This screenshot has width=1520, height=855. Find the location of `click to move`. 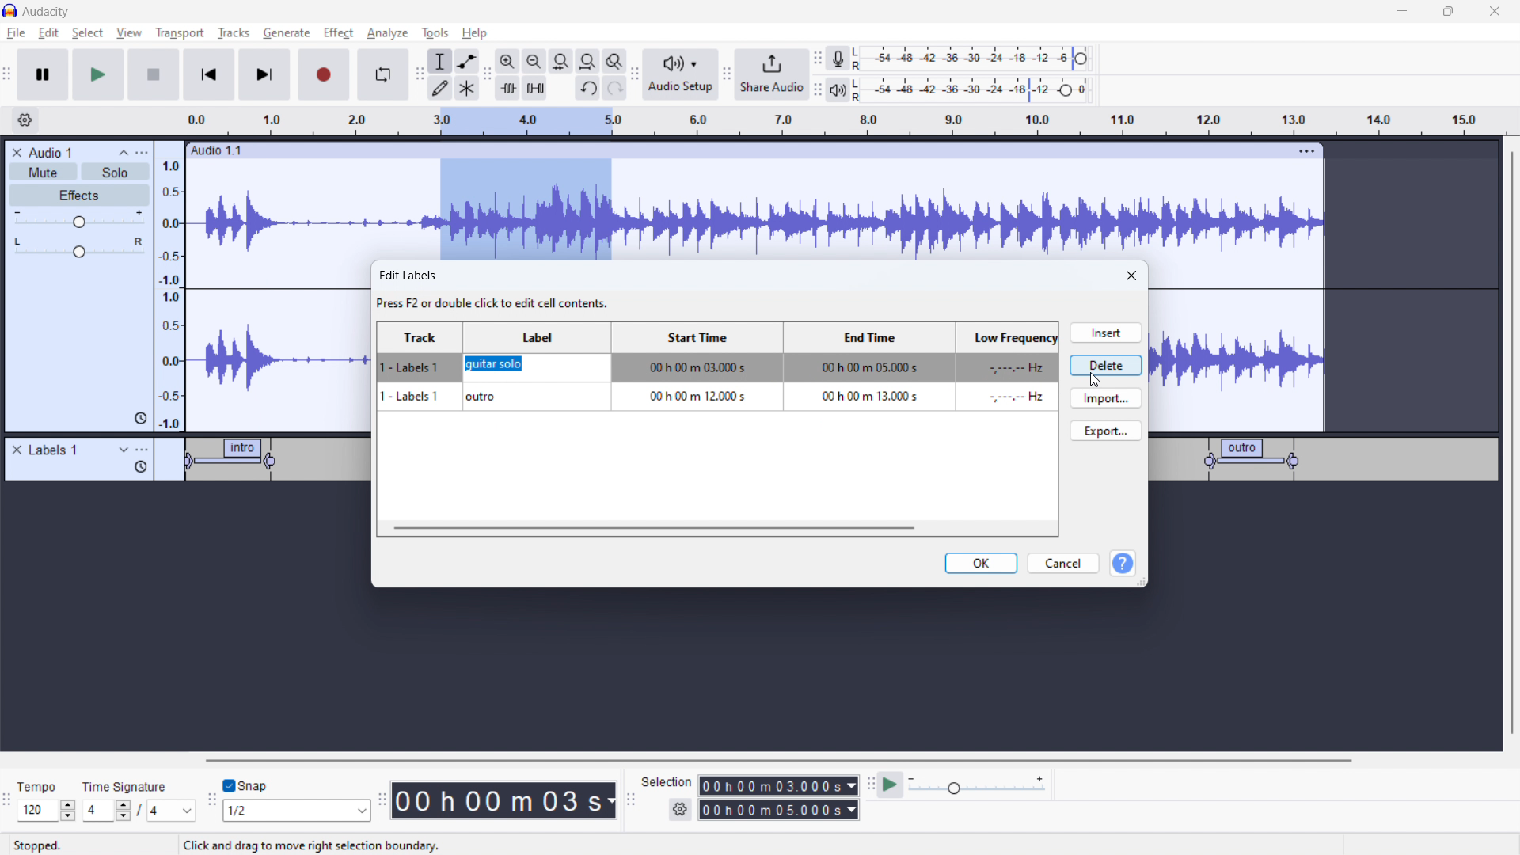

click to move is located at coordinates (739, 151).